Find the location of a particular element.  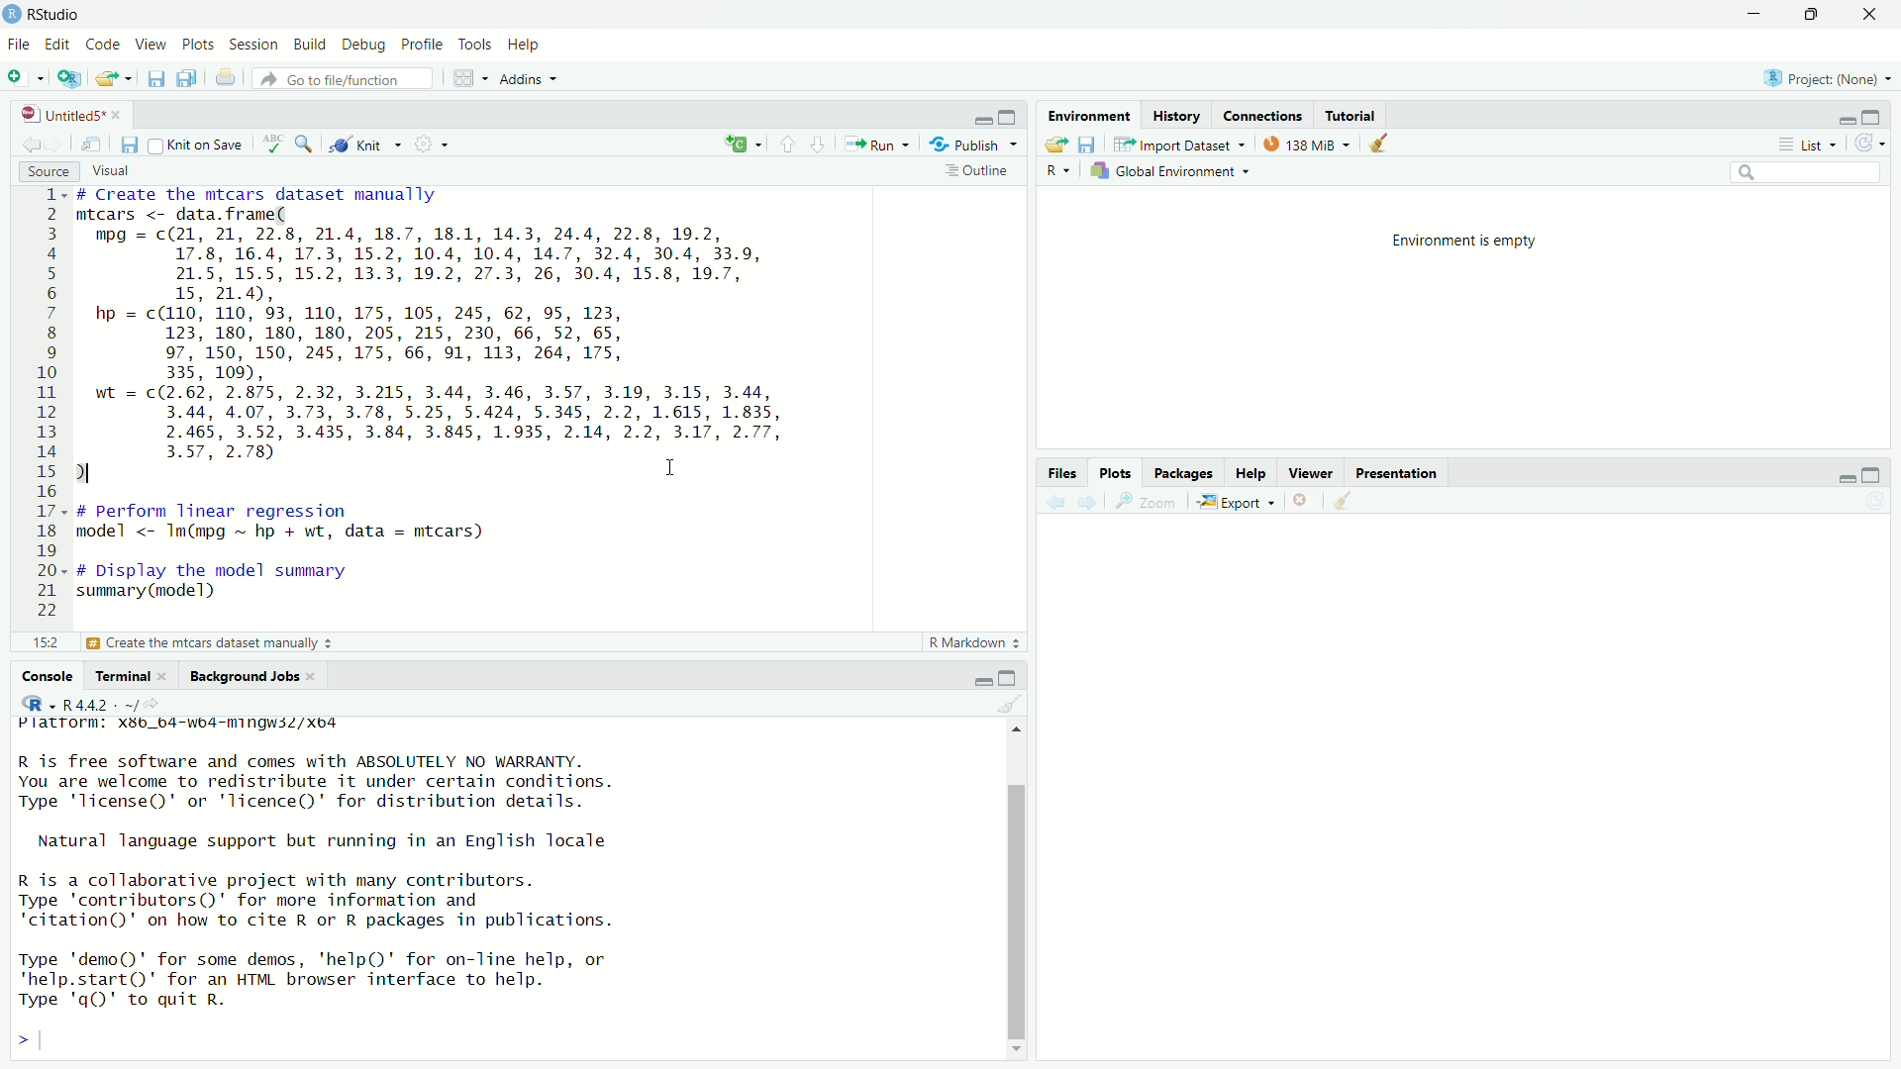

create project is located at coordinates (70, 79).